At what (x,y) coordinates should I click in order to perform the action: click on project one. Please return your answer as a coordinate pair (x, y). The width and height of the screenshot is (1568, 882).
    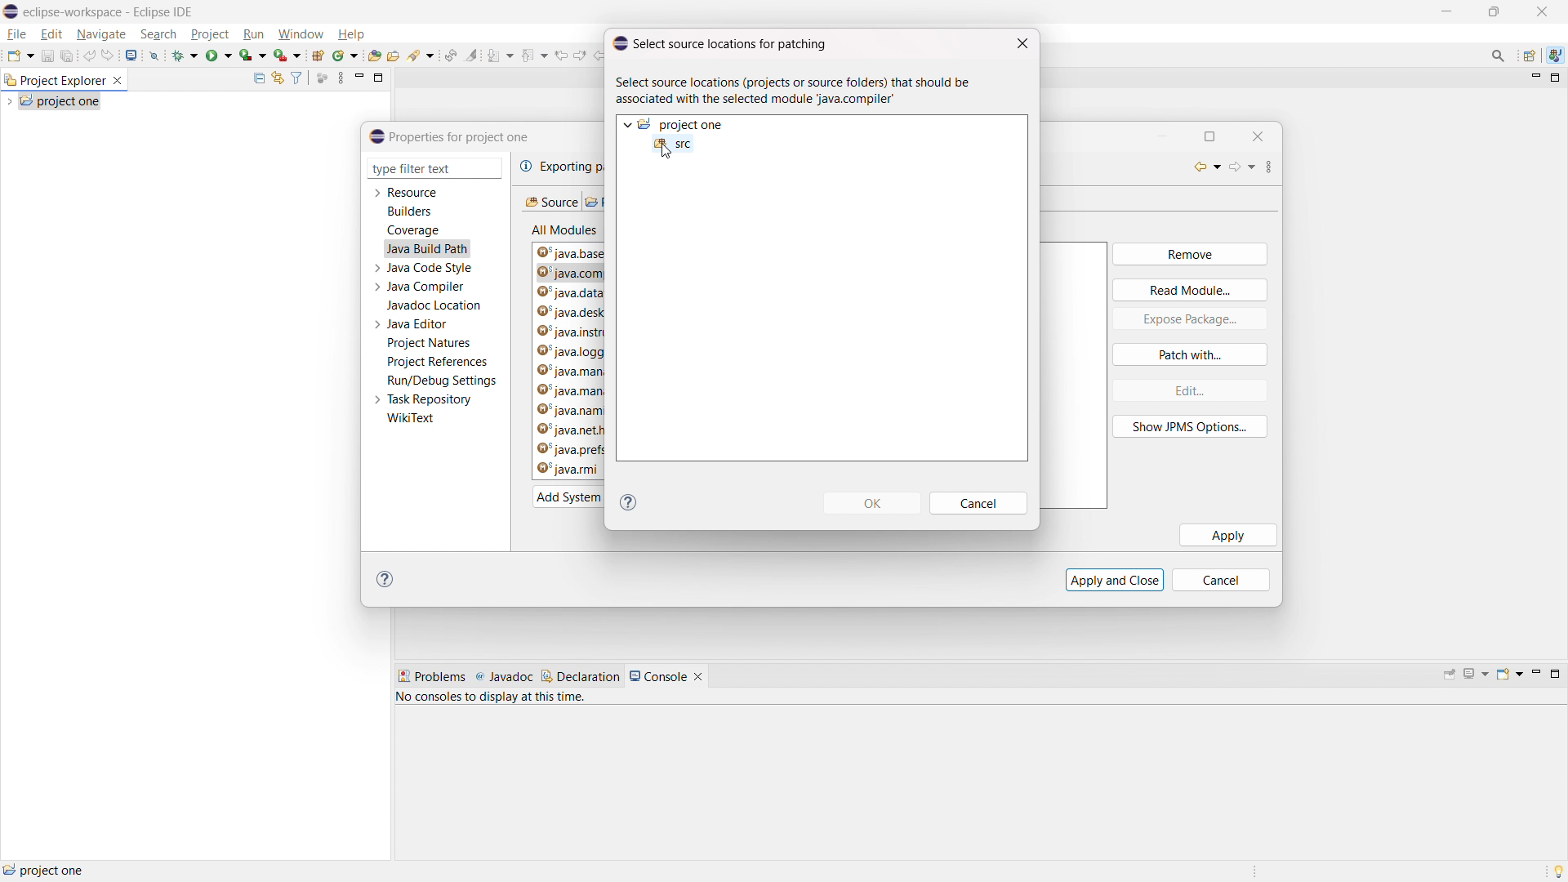
    Looking at the image, I should click on (683, 125).